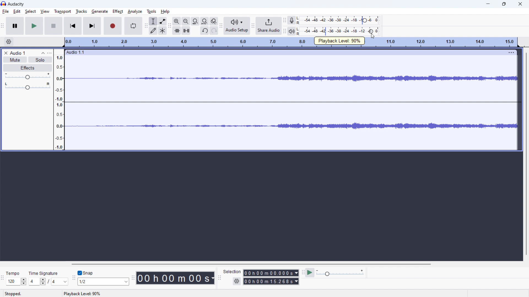 The width and height of the screenshot is (529, 297). What do you see at coordinates (163, 31) in the screenshot?
I see `multi tool` at bounding box center [163, 31].